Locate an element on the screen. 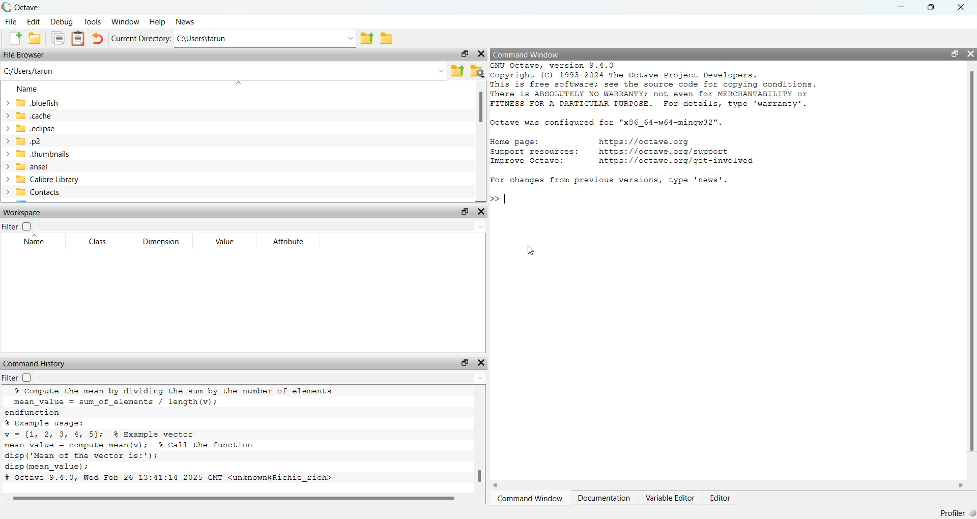 The image size is (977, 519). Editor is located at coordinates (720, 498).